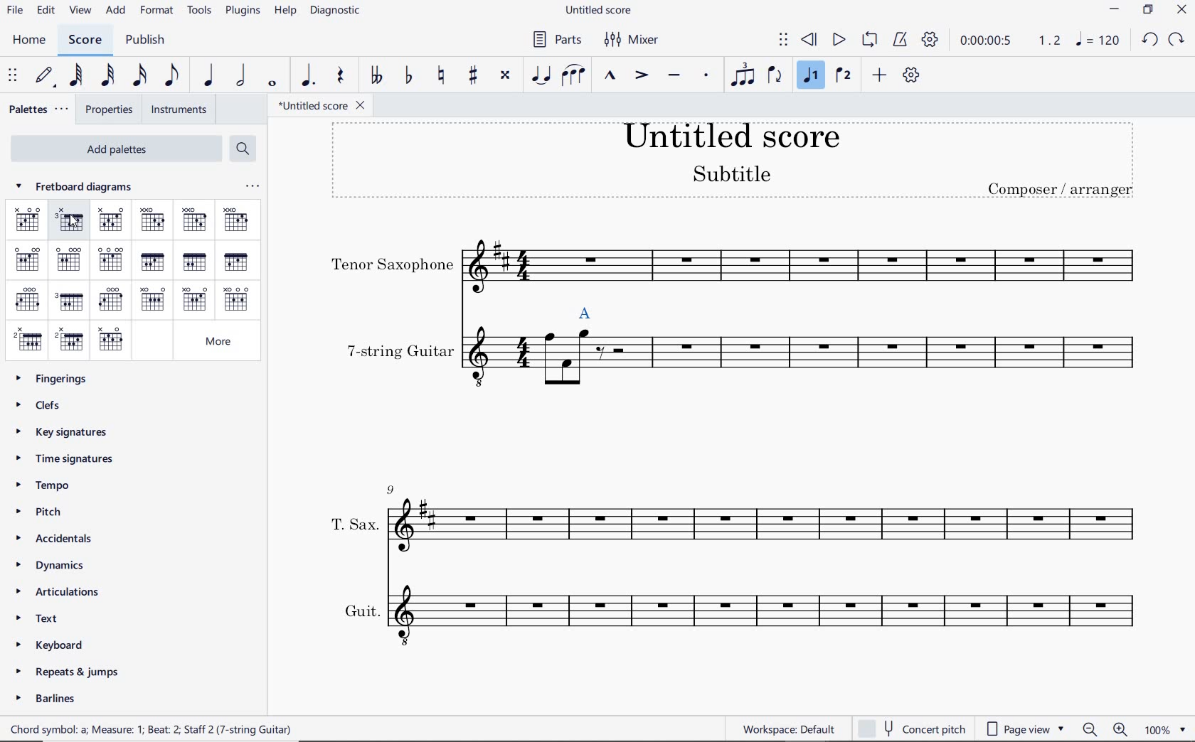  Describe the element at coordinates (1164, 727) in the screenshot. I see `zoom factor` at that location.